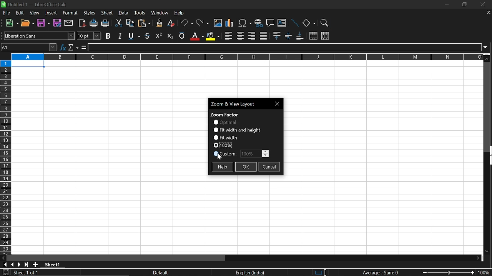 This screenshot has width=492, height=276. I want to click on clone formatting, so click(158, 23).